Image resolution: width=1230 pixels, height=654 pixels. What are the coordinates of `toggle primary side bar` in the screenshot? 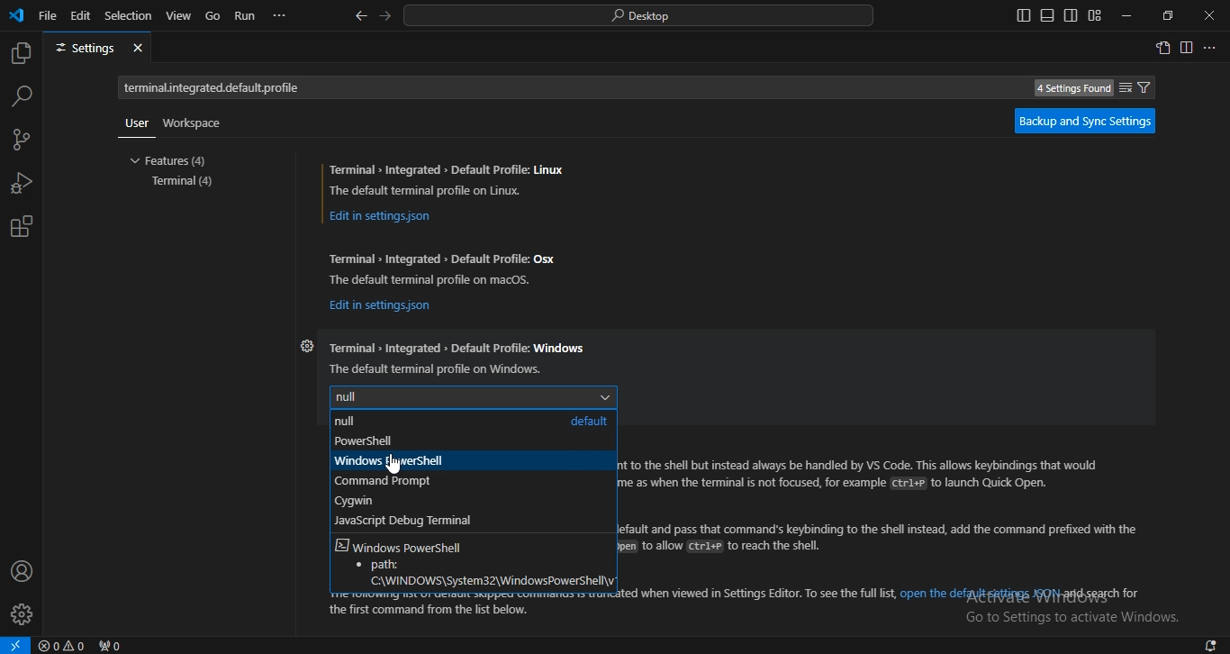 It's located at (1024, 15).